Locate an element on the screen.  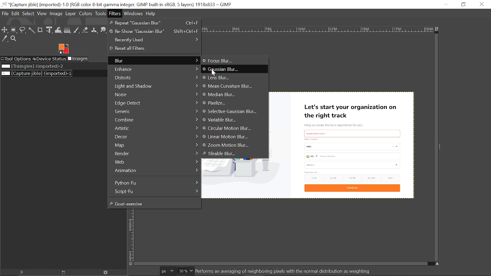
Enhance is located at coordinates (154, 69).